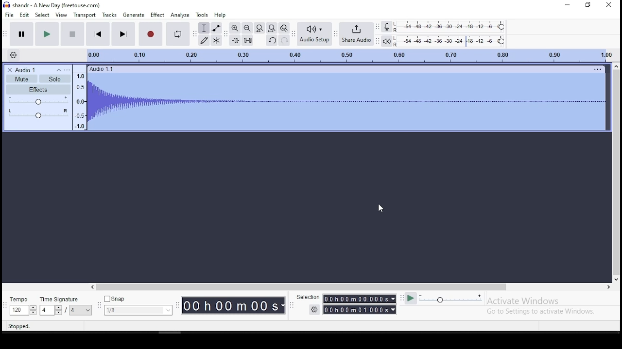  I want to click on icon and file name, so click(52, 5).